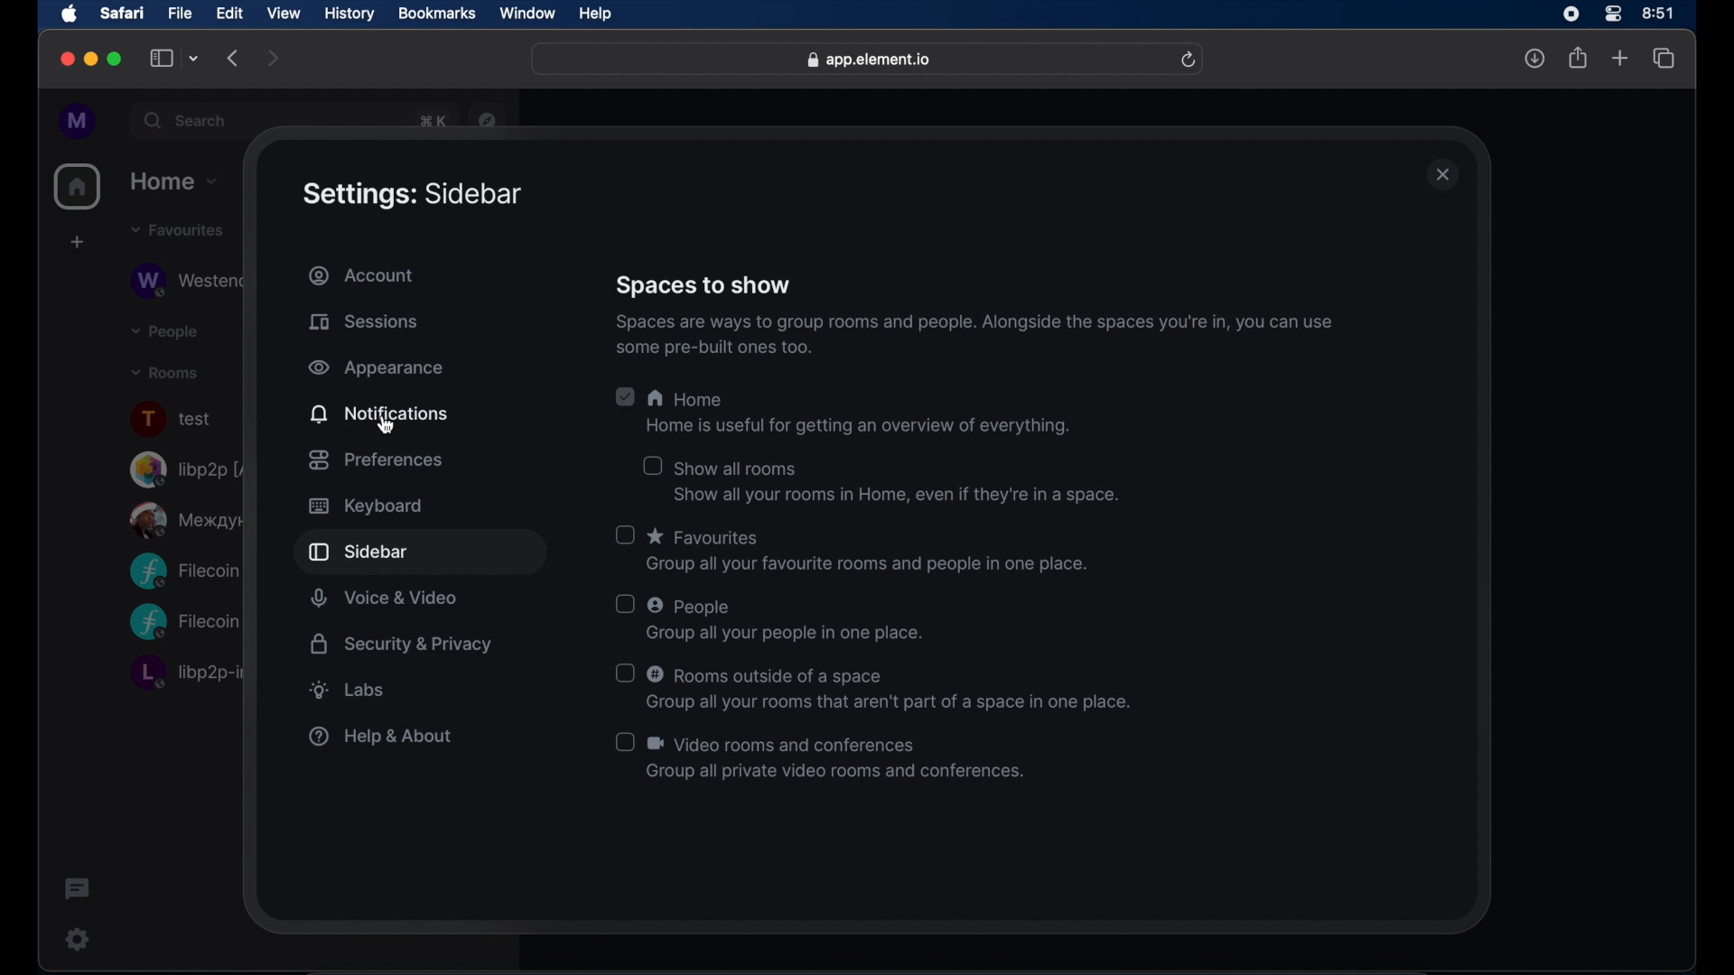 The image size is (1734, 975). I want to click on forward, so click(275, 59).